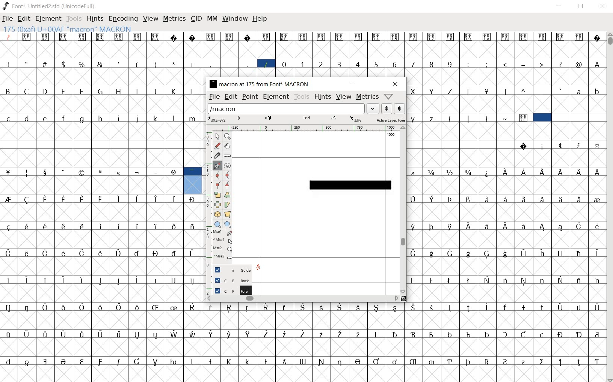  Describe the element at coordinates (217, 195) in the screenshot. I see `scale` at that location.